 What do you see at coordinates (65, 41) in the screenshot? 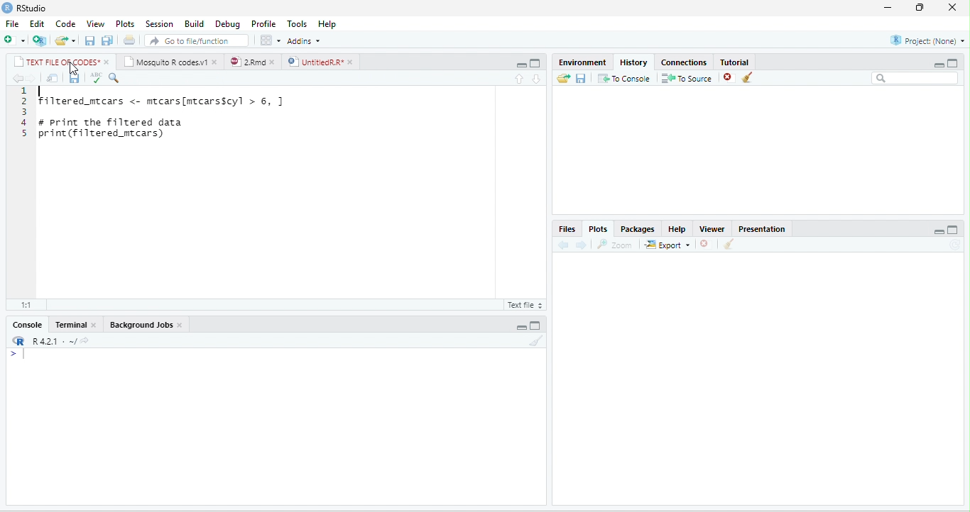
I see `open file` at bounding box center [65, 41].